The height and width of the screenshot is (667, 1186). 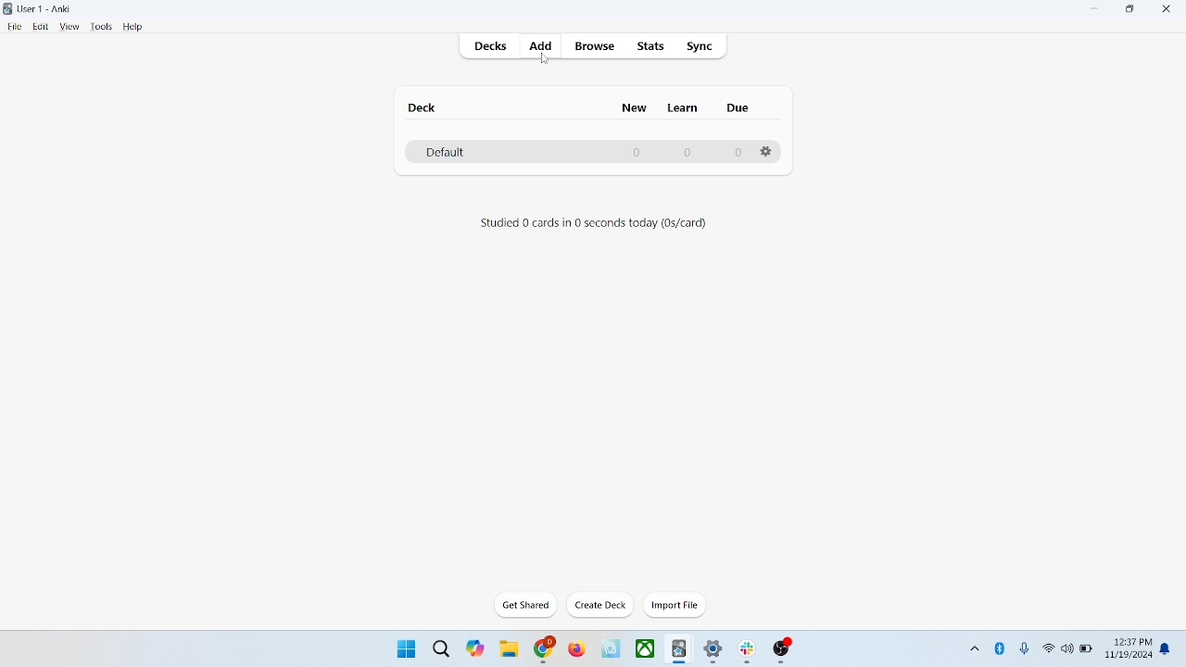 What do you see at coordinates (637, 152) in the screenshot?
I see `0` at bounding box center [637, 152].